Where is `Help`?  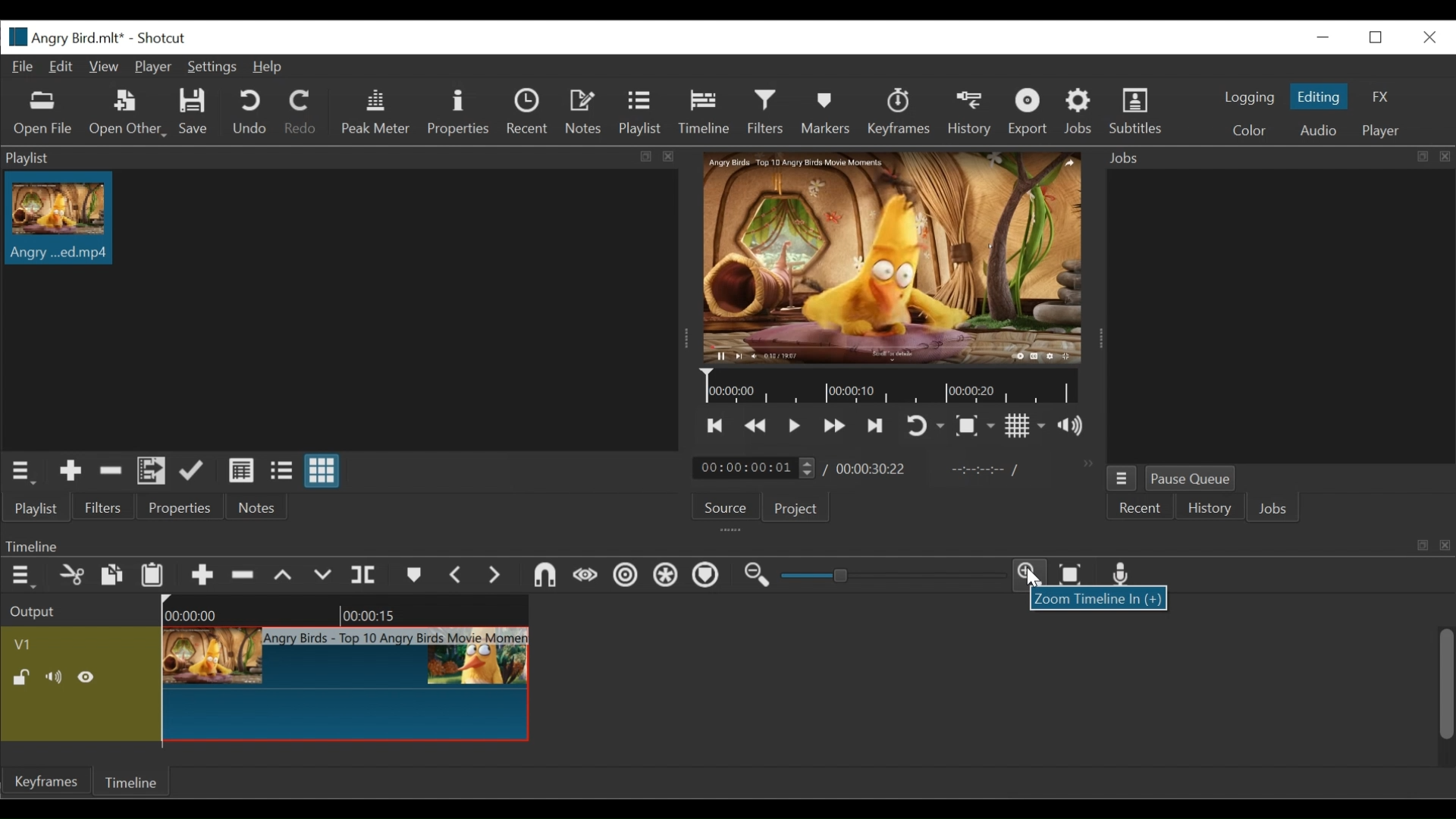
Help is located at coordinates (269, 67).